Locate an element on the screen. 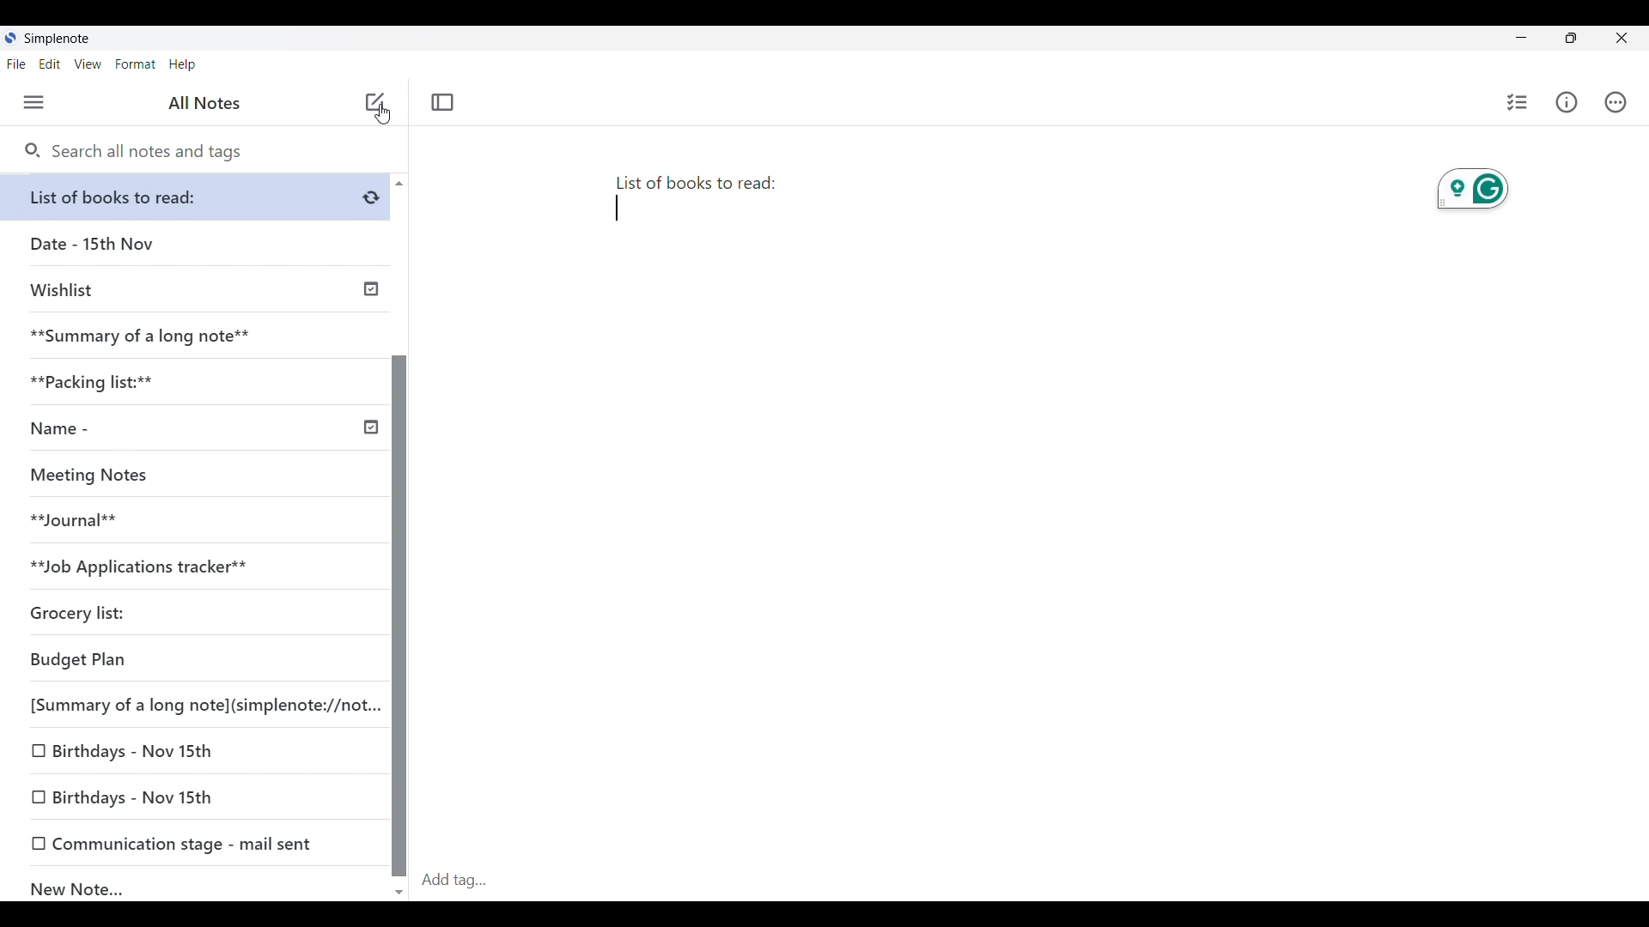 This screenshot has height=927, width=1649. File is located at coordinates (16, 64).